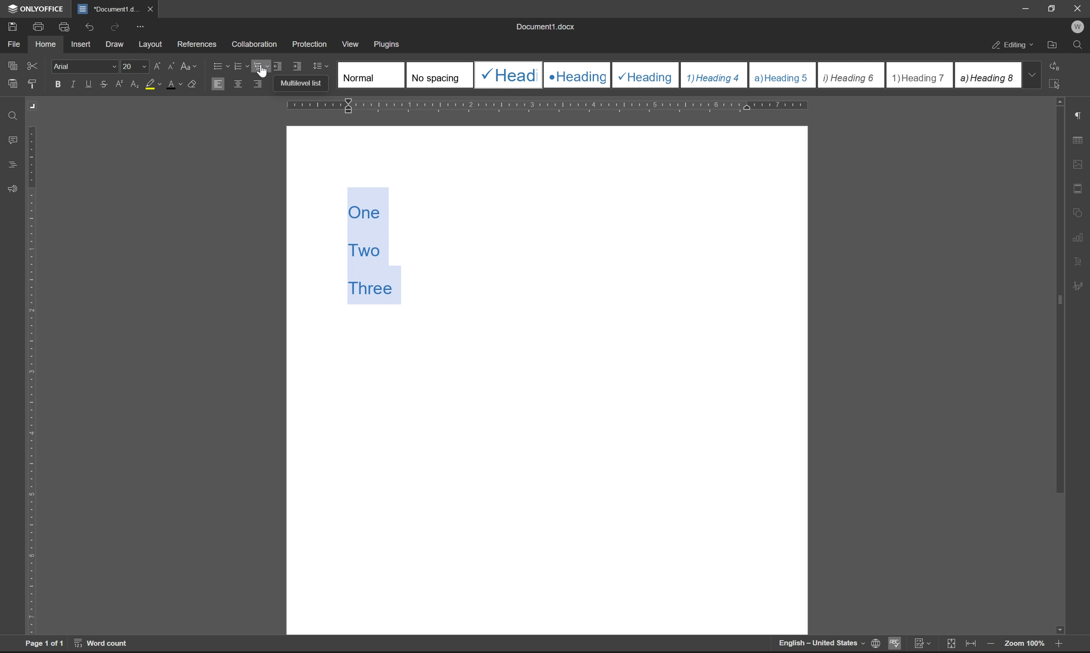 The height and width of the screenshot is (653, 1090). I want to click on drop down, so click(1031, 74).